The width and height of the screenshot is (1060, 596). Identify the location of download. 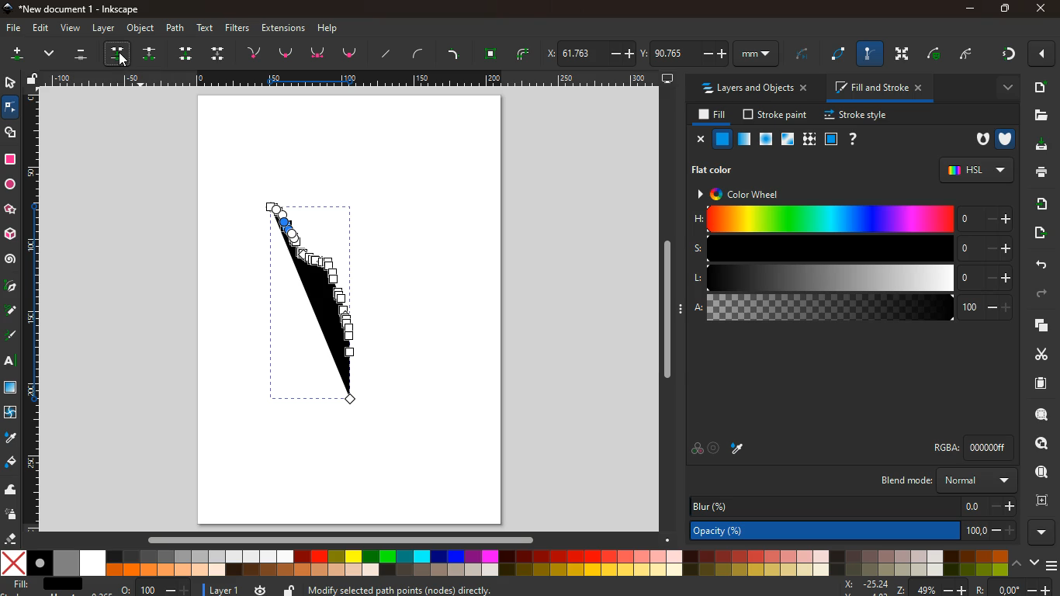
(1039, 147).